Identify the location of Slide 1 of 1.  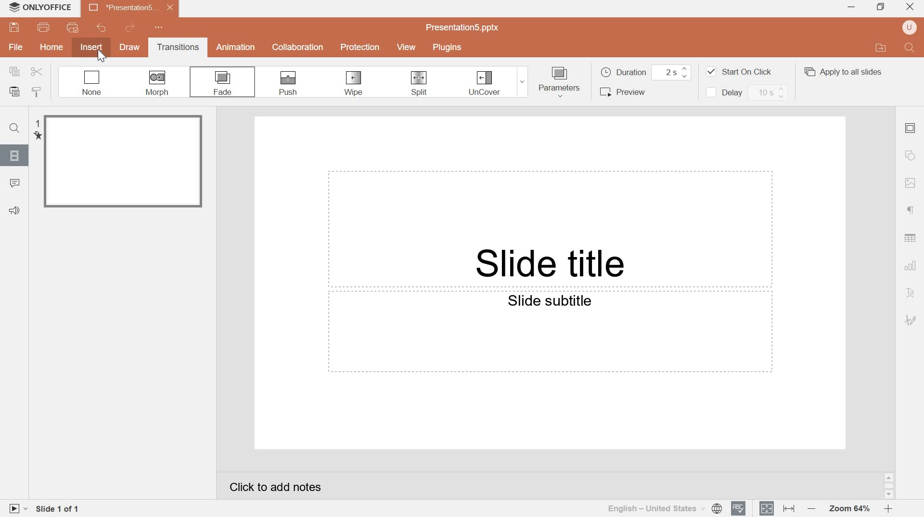
(59, 510).